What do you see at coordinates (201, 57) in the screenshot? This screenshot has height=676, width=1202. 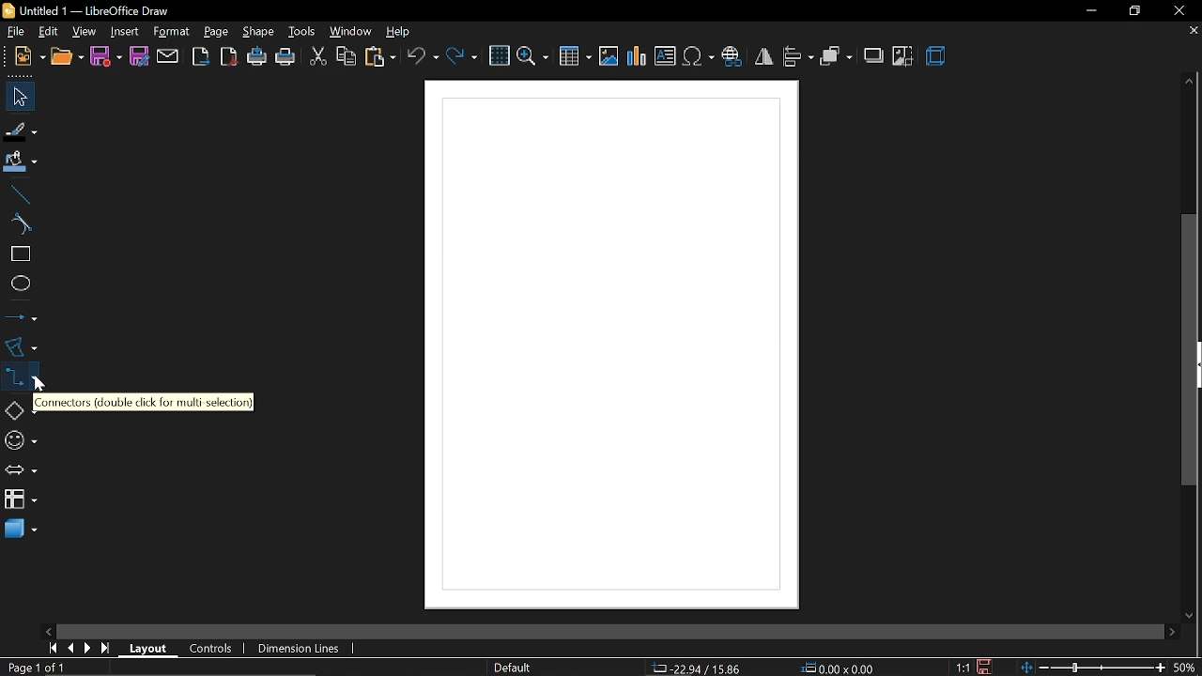 I see `export` at bounding box center [201, 57].